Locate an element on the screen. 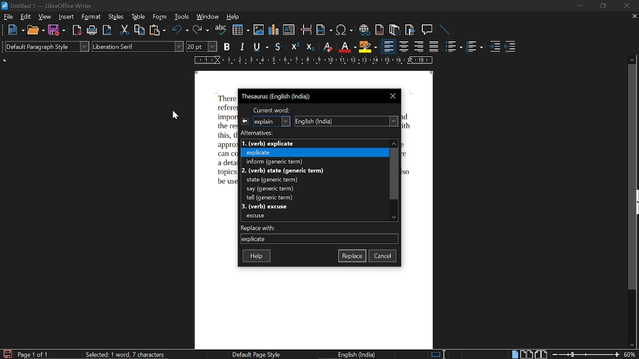 This screenshot has height=359, width=639. save is located at coordinates (7, 354).